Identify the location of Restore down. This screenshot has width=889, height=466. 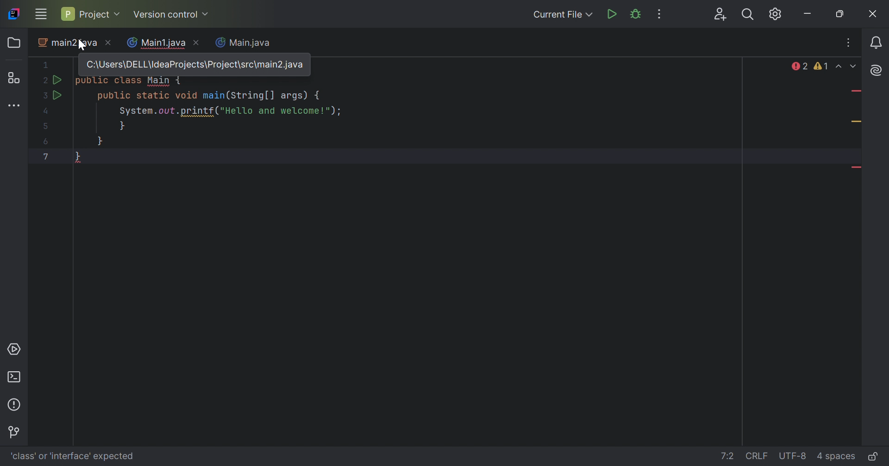
(841, 14).